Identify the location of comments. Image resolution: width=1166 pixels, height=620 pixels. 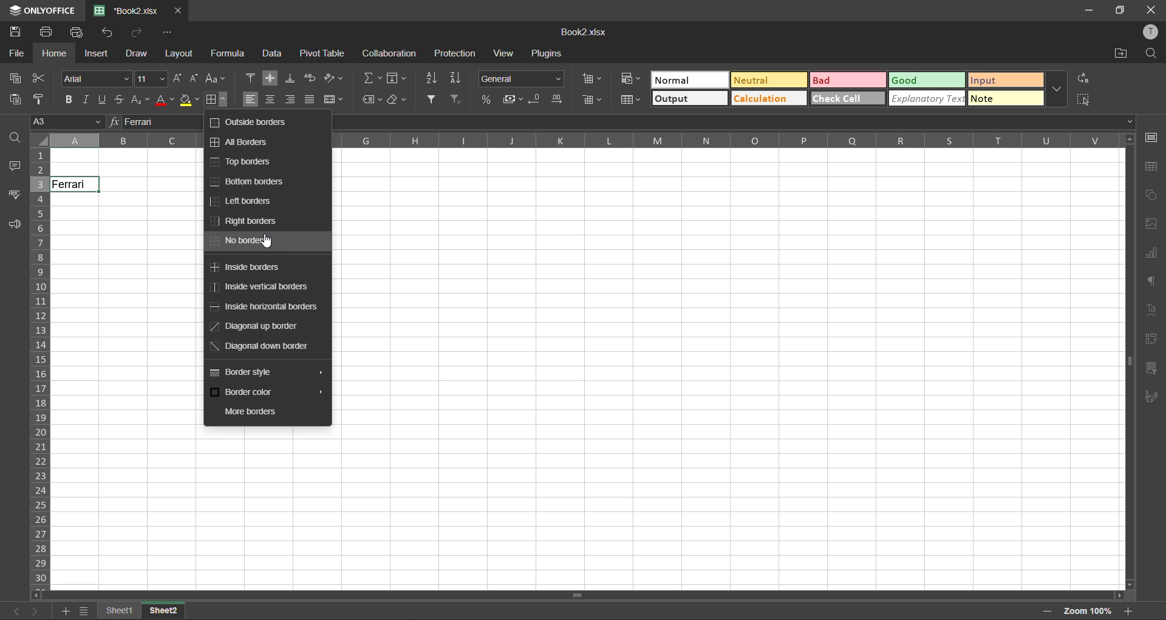
(12, 166).